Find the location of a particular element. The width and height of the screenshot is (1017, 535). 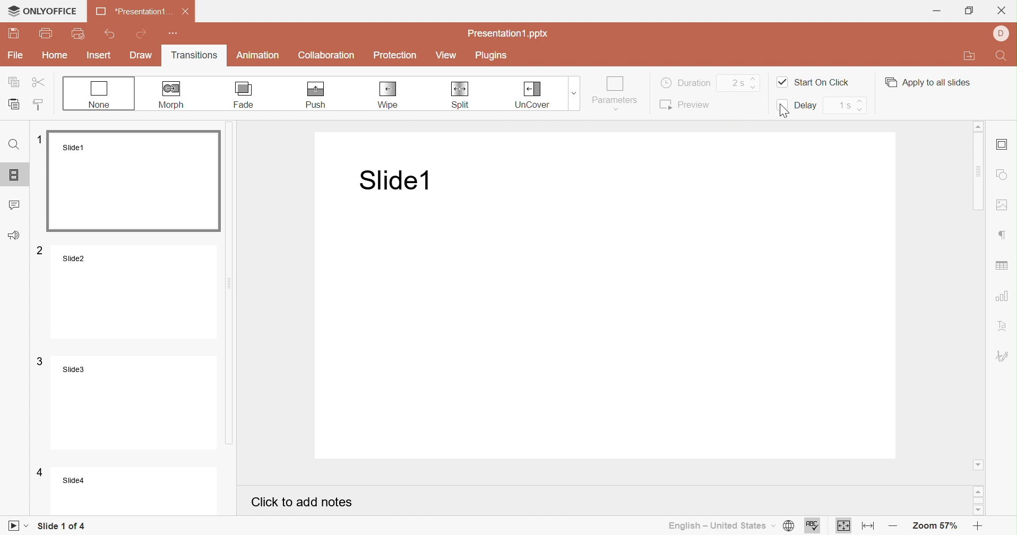

Plugins is located at coordinates (489, 55).